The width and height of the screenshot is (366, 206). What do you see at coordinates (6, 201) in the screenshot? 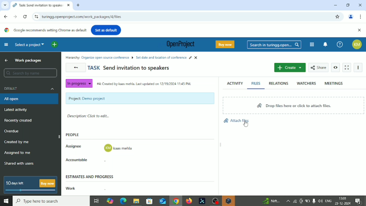
I see `Windows` at bounding box center [6, 201].